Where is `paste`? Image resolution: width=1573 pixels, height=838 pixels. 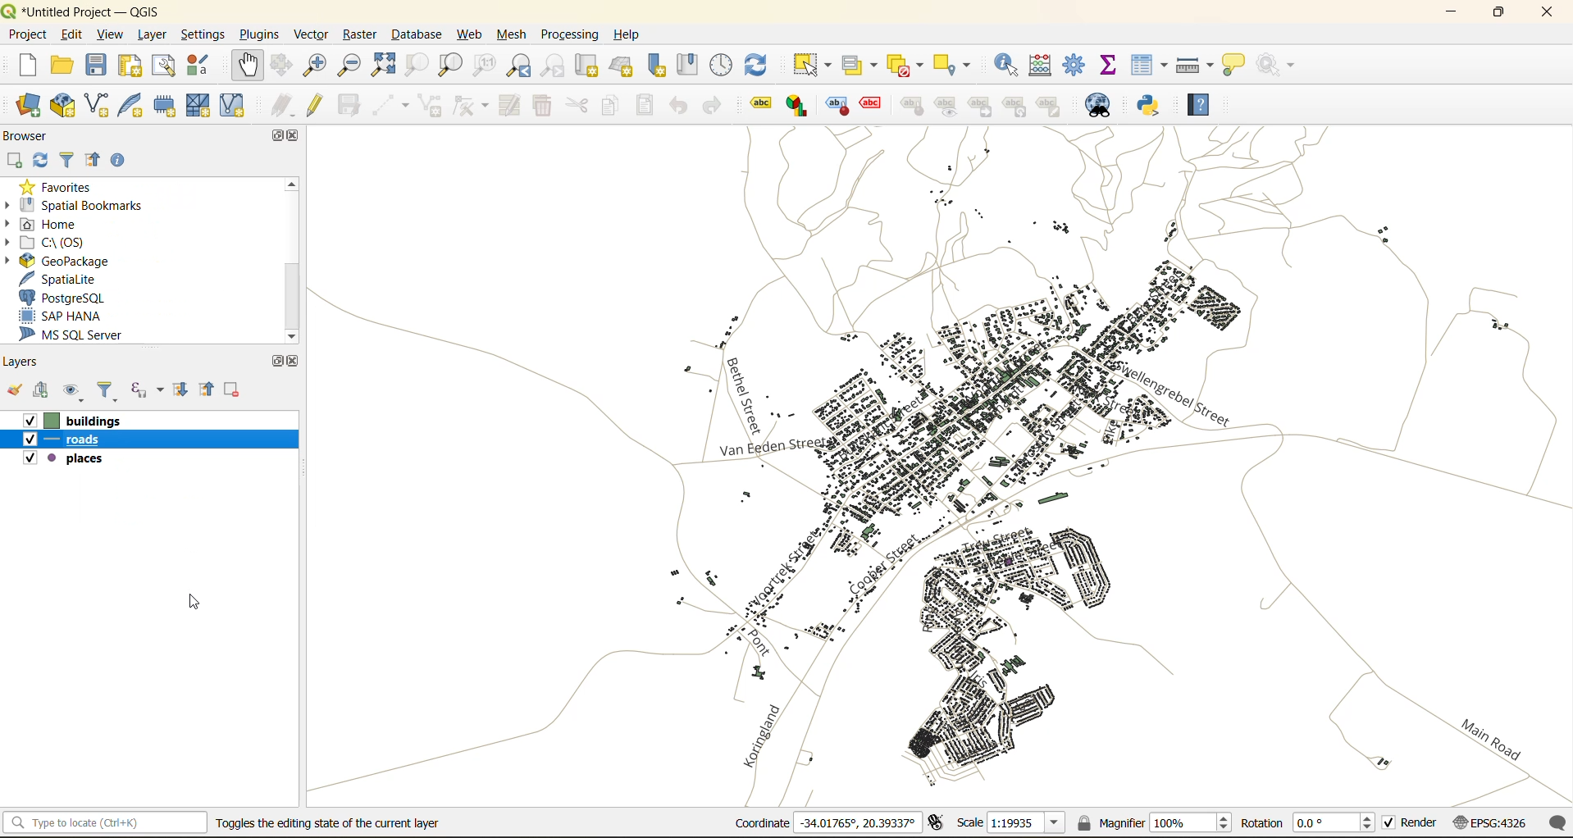
paste is located at coordinates (644, 107).